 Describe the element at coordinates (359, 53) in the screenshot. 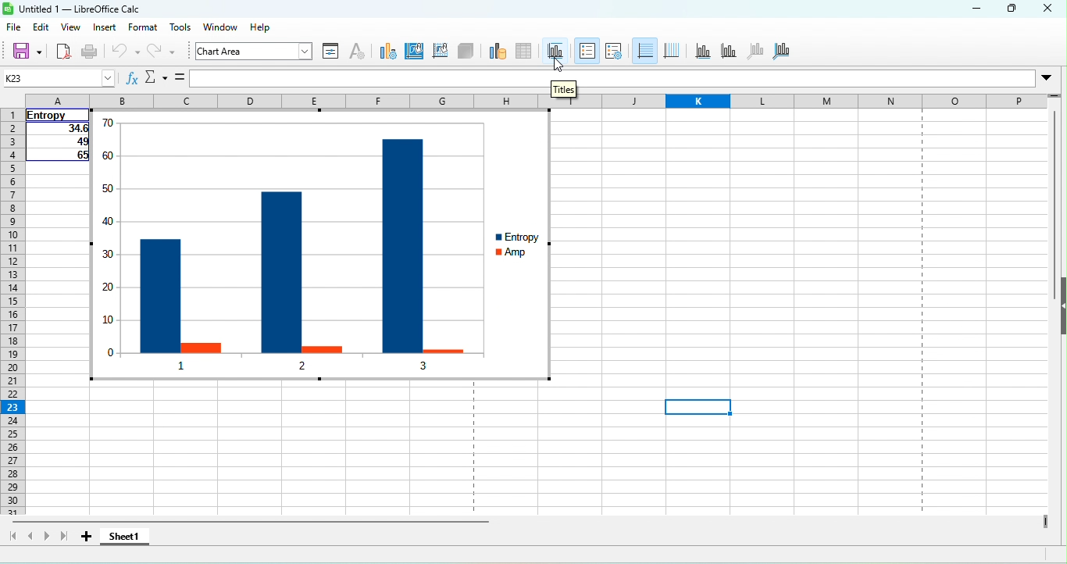

I see `character` at that location.